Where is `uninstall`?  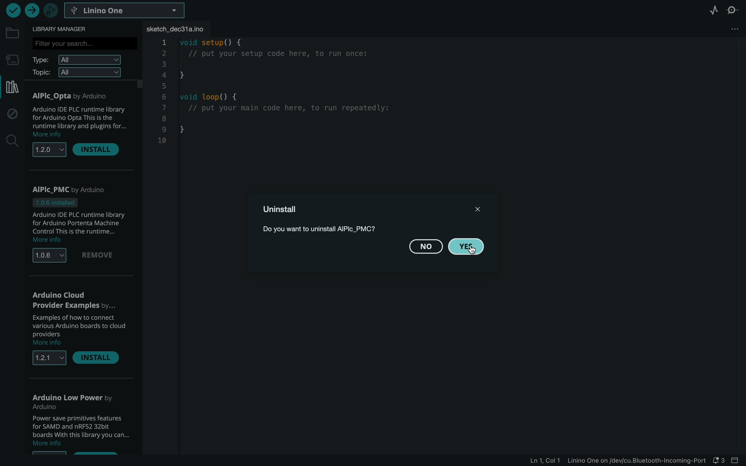
uninstall is located at coordinates (288, 209).